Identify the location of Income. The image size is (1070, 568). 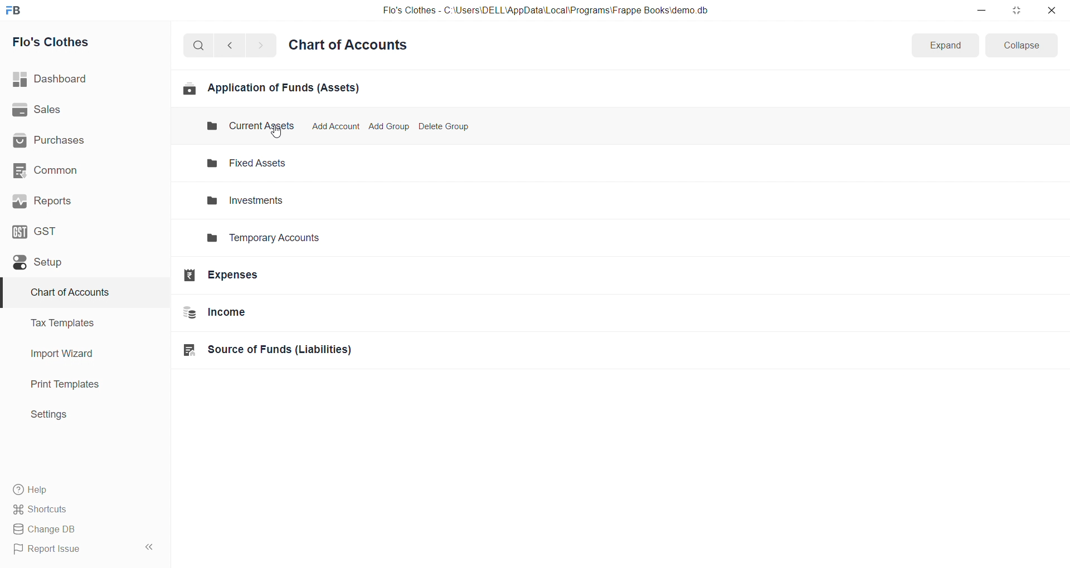
(266, 315).